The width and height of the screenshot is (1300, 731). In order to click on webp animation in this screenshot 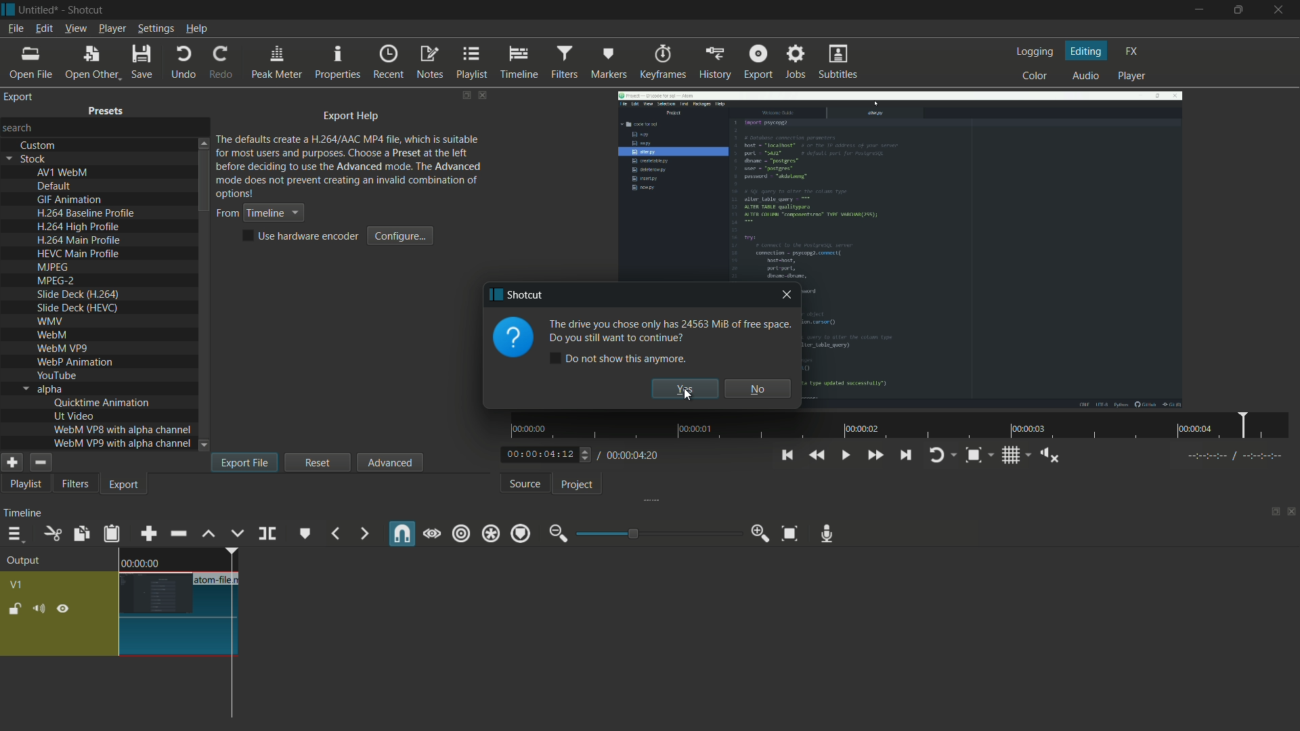, I will do `click(74, 363)`.